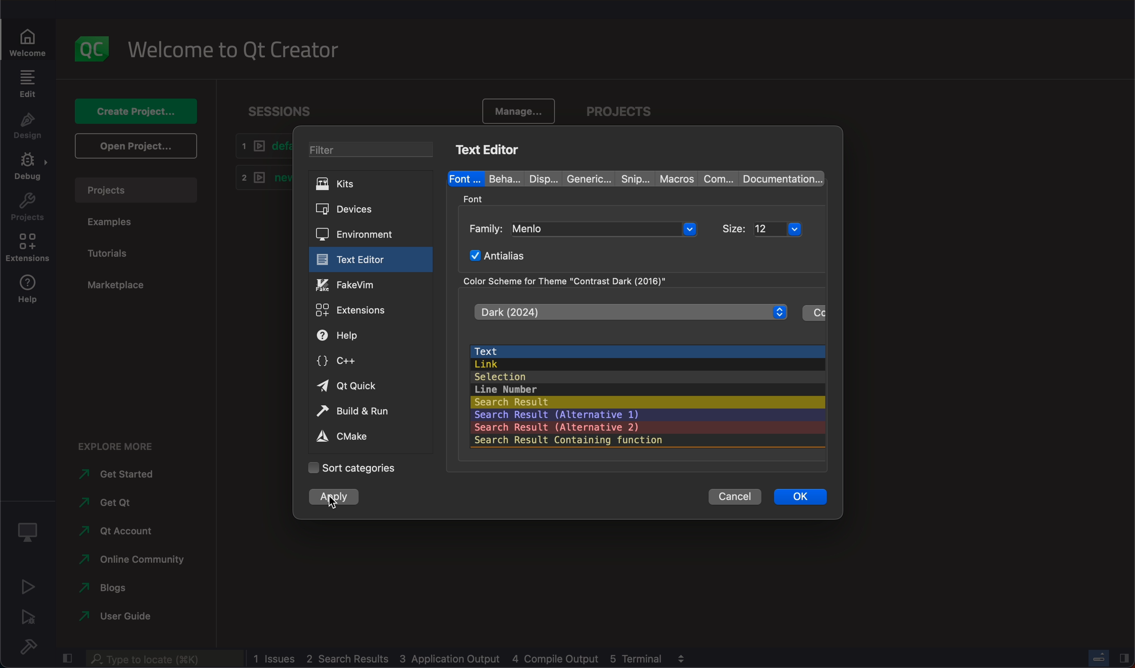 This screenshot has width=1135, height=668. Describe the element at coordinates (332, 498) in the screenshot. I see `apply` at that location.